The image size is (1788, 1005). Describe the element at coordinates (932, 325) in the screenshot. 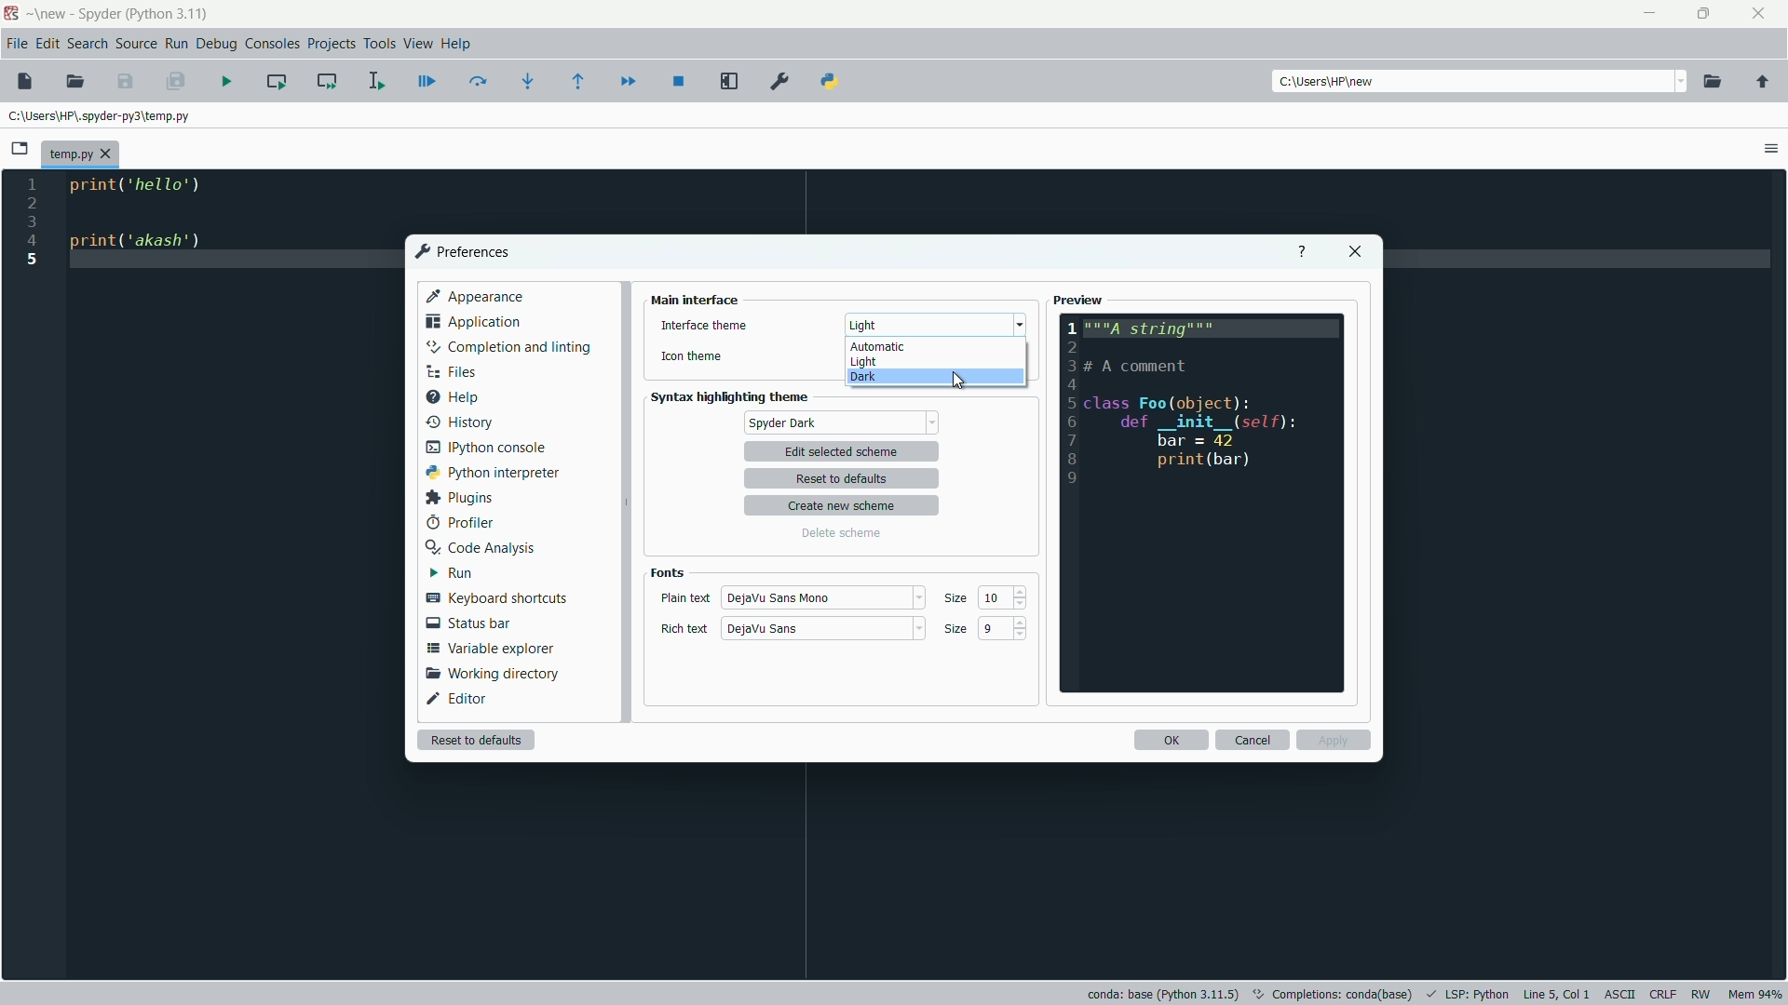

I see `theme dropdown` at that location.